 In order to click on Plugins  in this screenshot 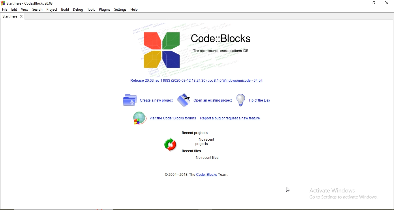, I will do `click(105, 9)`.